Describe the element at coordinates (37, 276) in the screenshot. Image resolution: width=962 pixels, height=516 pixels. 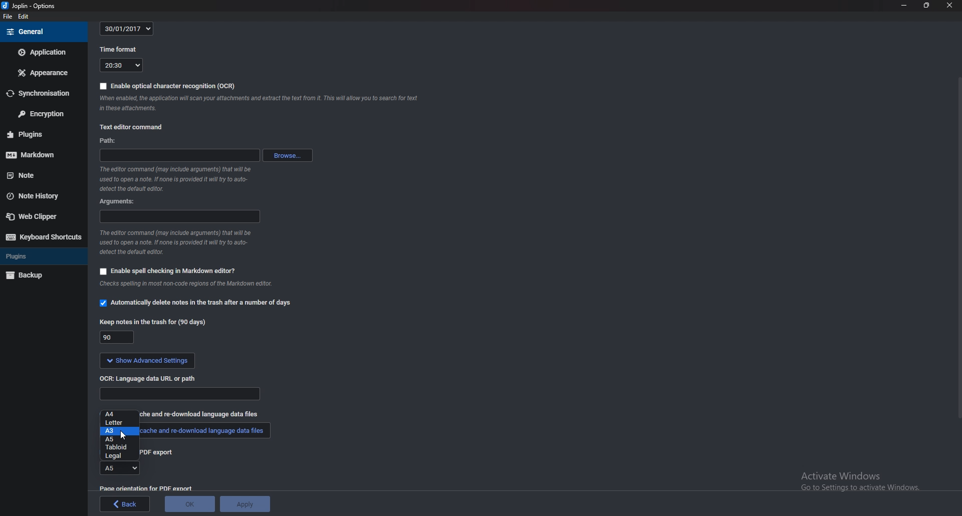
I see `Back up` at that location.